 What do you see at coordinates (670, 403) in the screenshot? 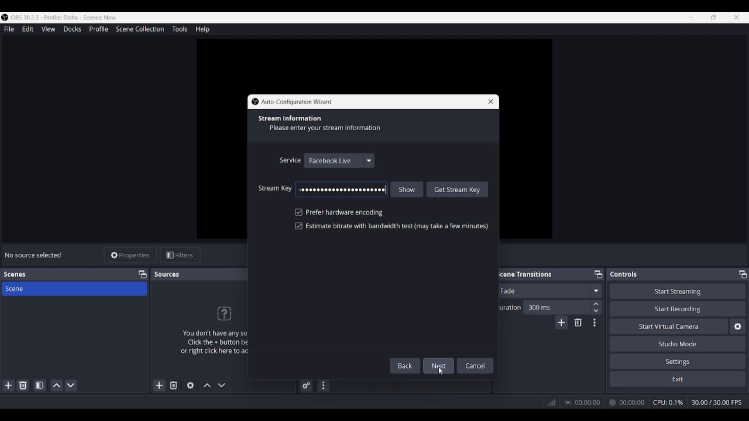
I see `CPU: 0.0%` at bounding box center [670, 403].